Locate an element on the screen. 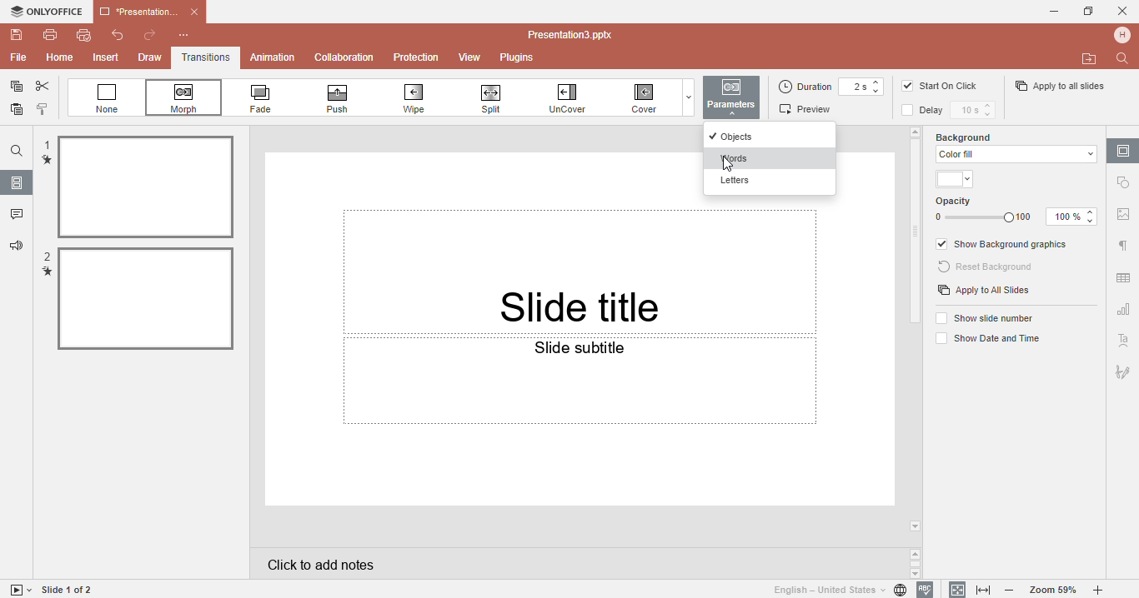  Find is located at coordinates (16, 151).